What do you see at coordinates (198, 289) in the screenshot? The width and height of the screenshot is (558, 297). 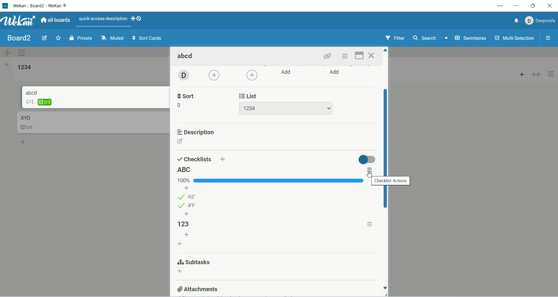 I see `attachments` at bounding box center [198, 289].